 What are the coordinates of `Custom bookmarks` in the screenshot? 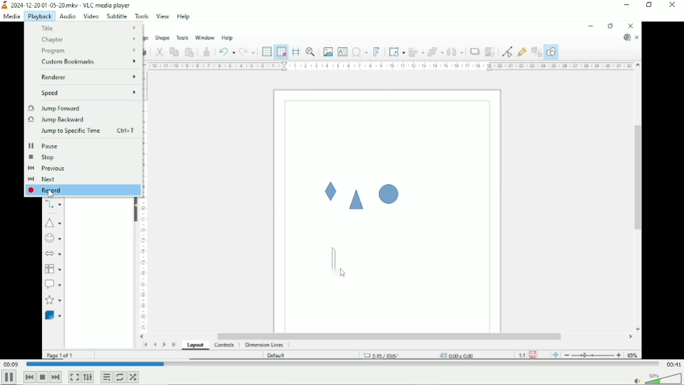 It's located at (88, 62).